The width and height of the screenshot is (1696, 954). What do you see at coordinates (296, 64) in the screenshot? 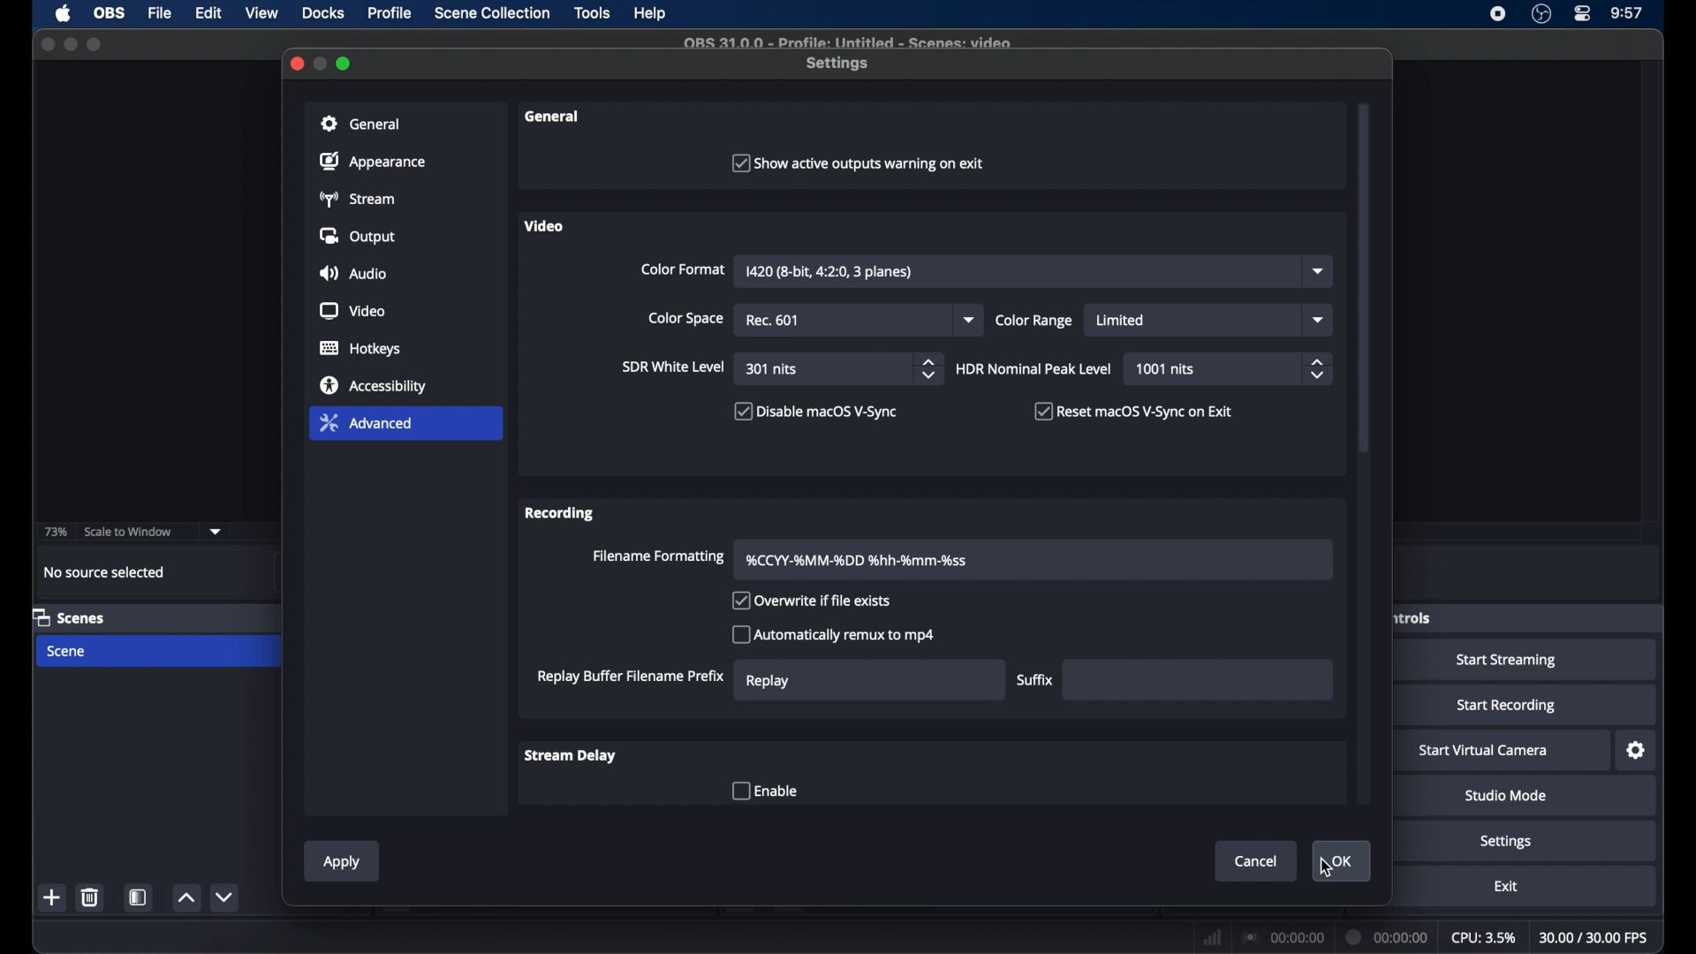
I see `close` at bounding box center [296, 64].